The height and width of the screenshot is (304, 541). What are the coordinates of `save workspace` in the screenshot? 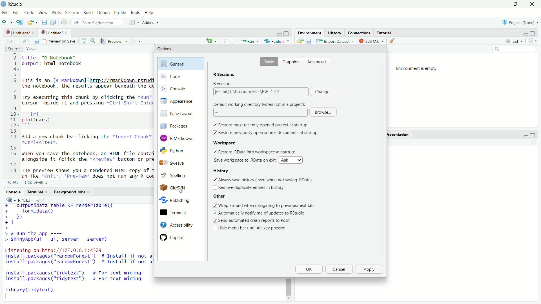 It's located at (309, 41).